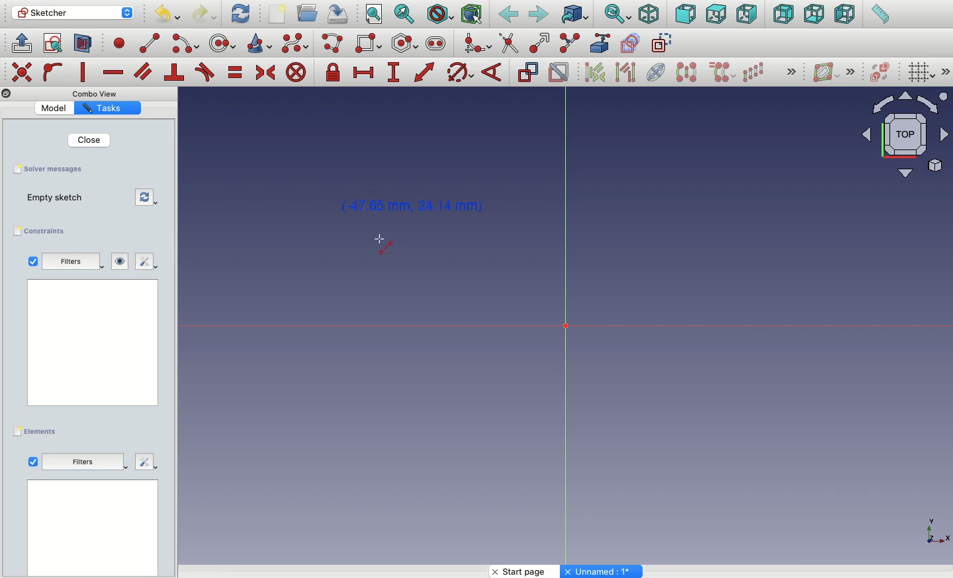 This screenshot has width=953, height=578. What do you see at coordinates (789, 71) in the screenshot?
I see `` at bounding box center [789, 71].